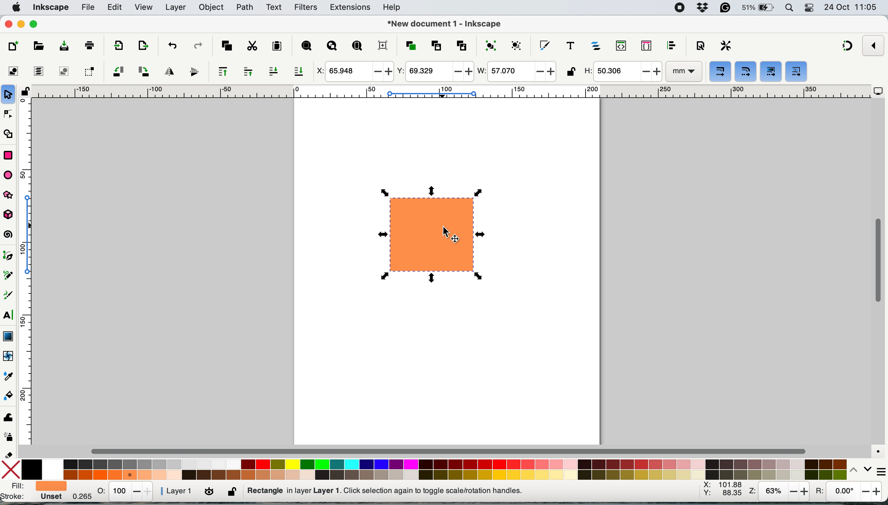 The width and height of the screenshot is (888, 505). What do you see at coordinates (9, 25) in the screenshot?
I see `close` at bounding box center [9, 25].